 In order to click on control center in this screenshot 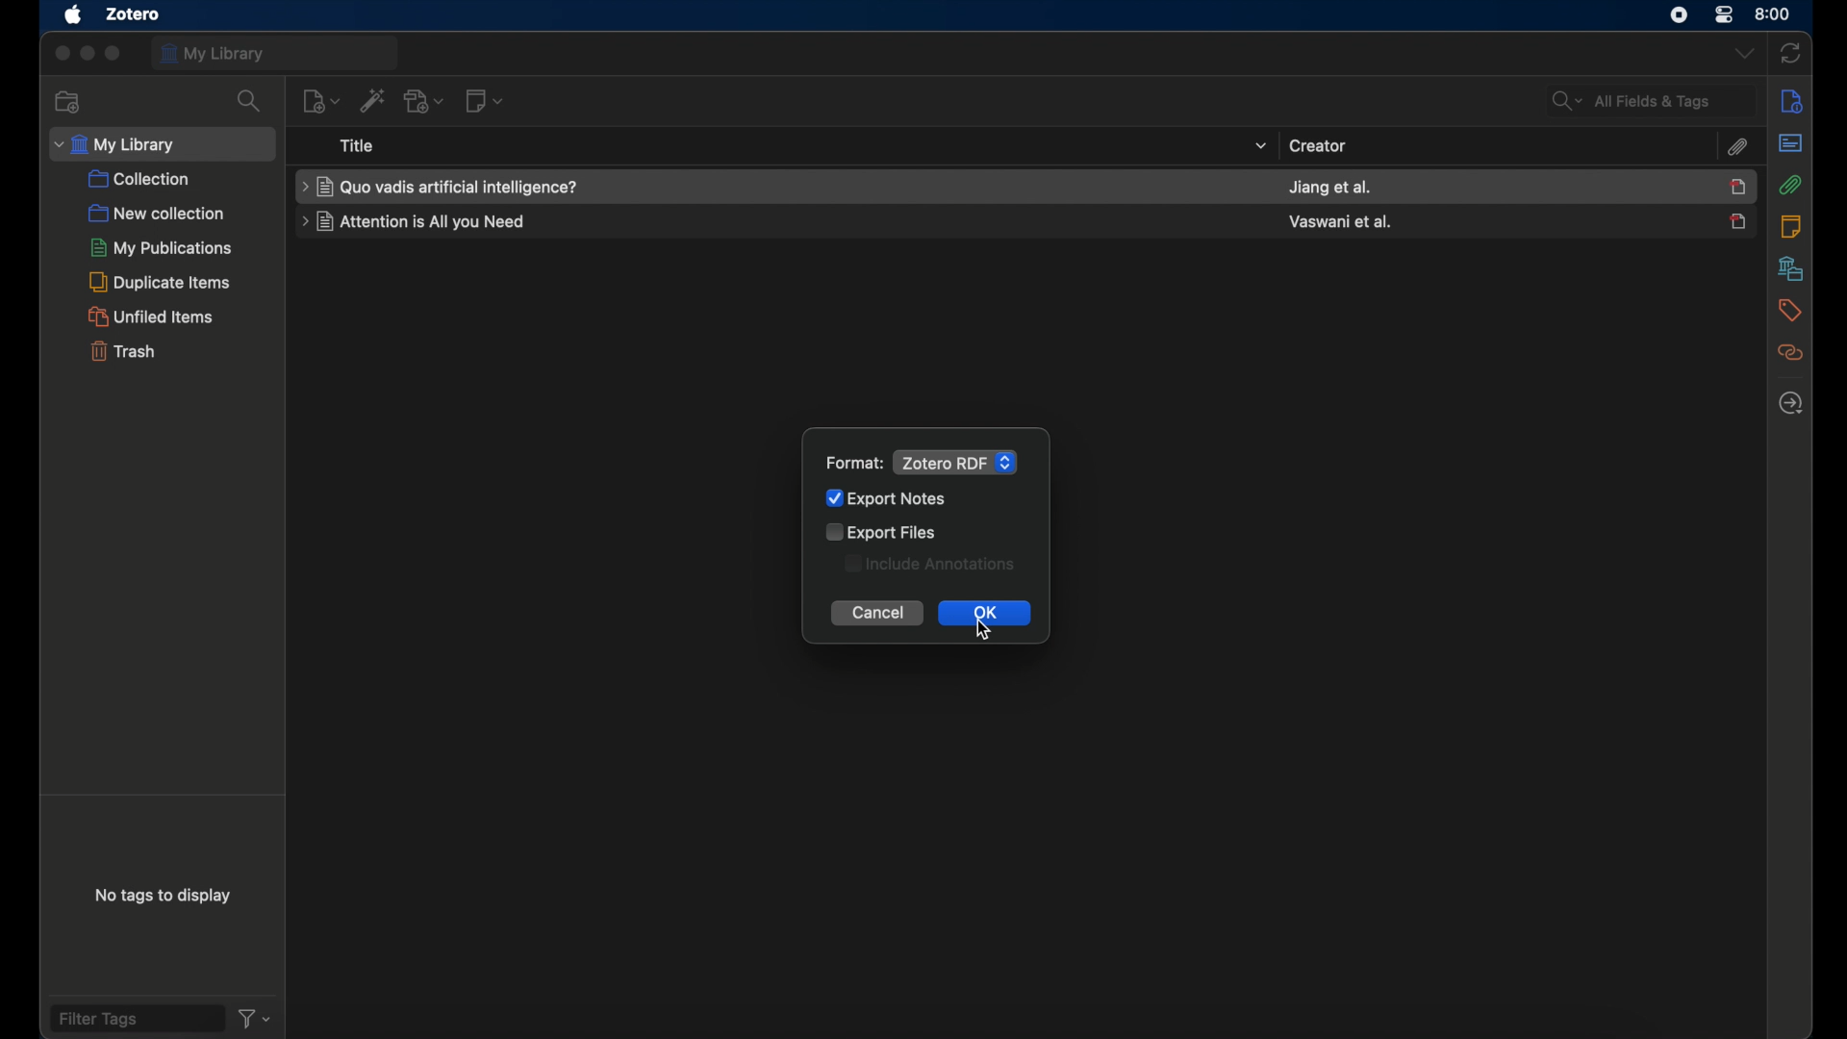, I will do `click(1725, 13)`.